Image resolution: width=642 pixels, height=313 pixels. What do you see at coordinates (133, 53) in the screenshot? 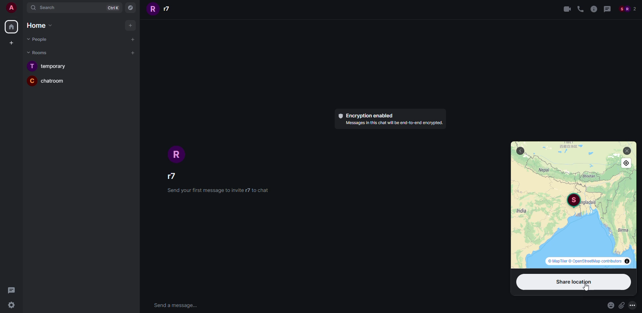
I see `New room` at bounding box center [133, 53].